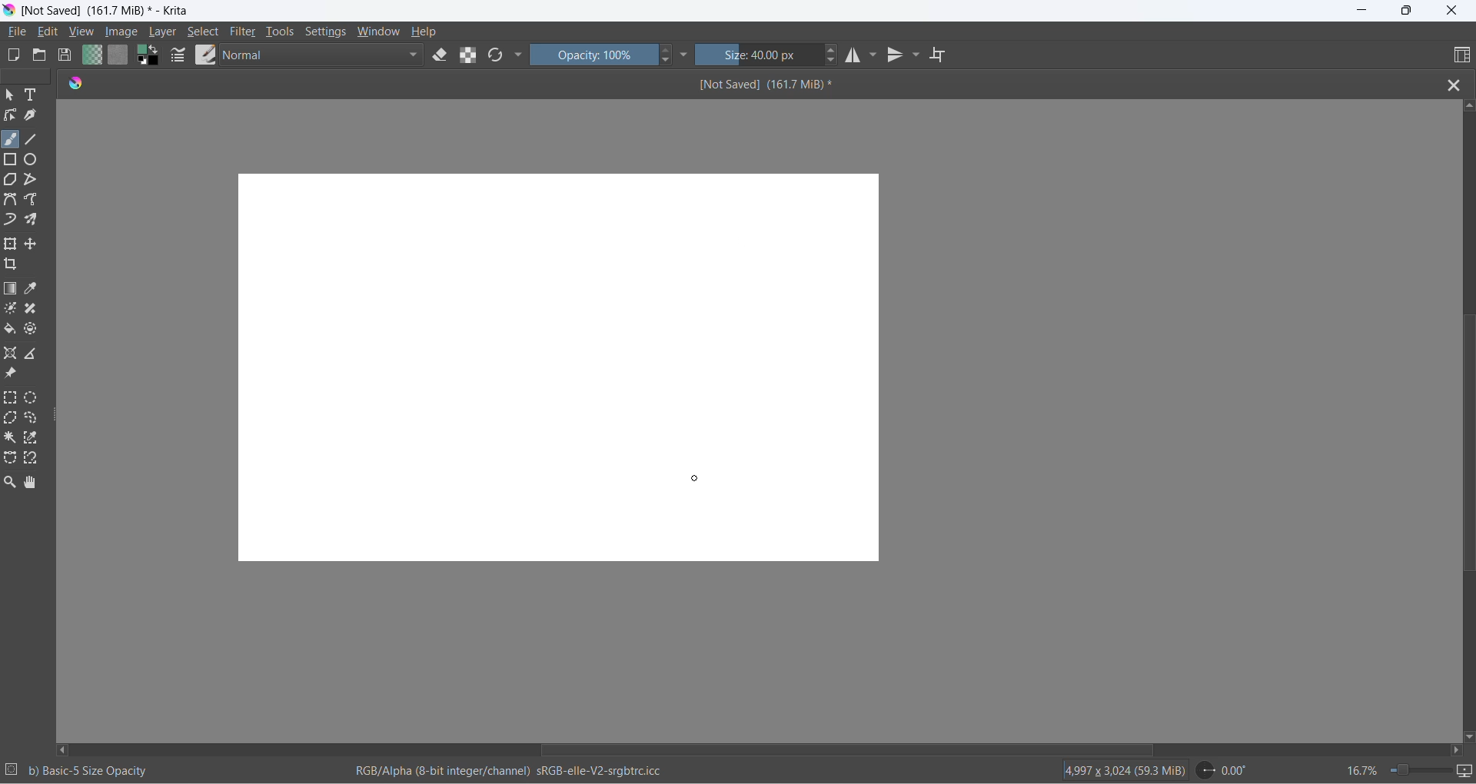  I want to click on minimize, so click(1363, 12).